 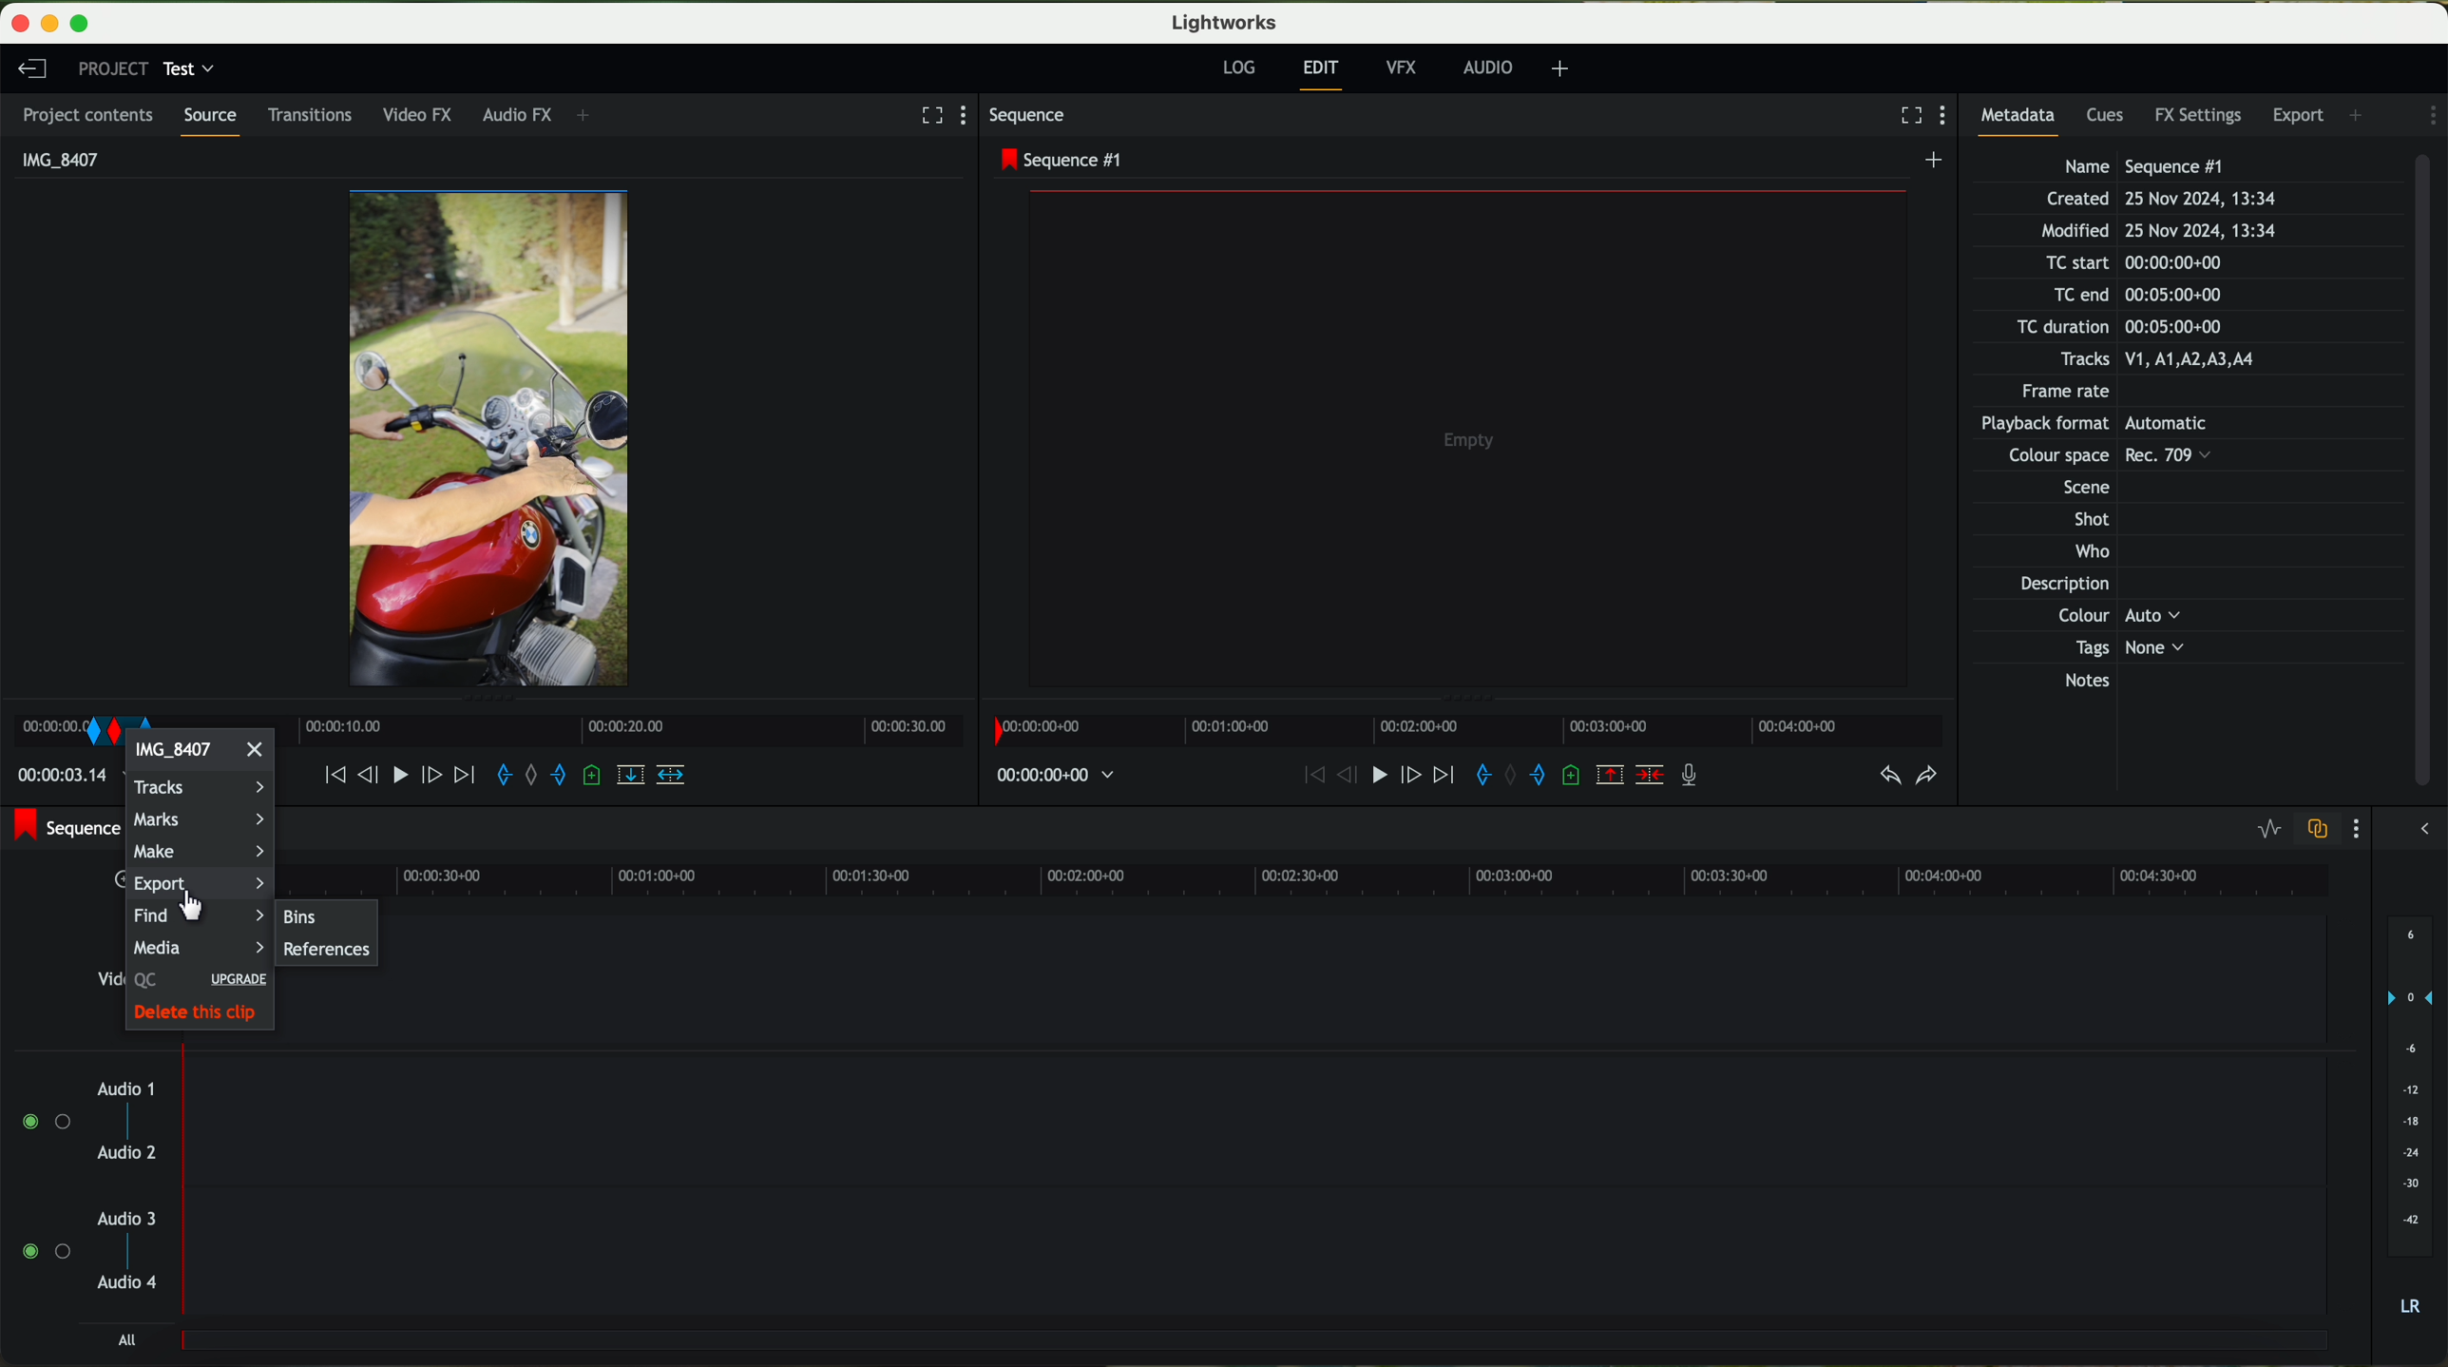 I want to click on create a new sequence, so click(x=1935, y=163).